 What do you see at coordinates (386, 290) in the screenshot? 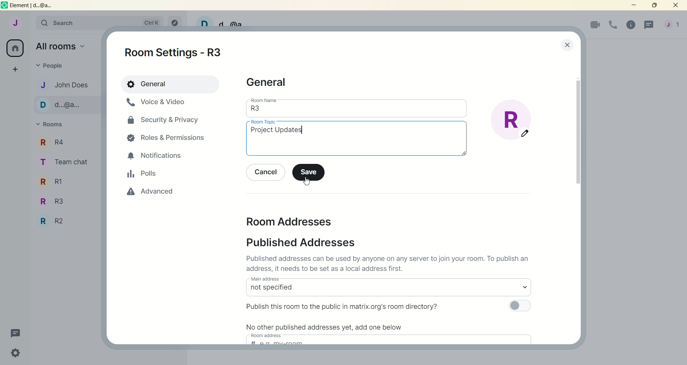
I see `select main address` at bounding box center [386, 290].